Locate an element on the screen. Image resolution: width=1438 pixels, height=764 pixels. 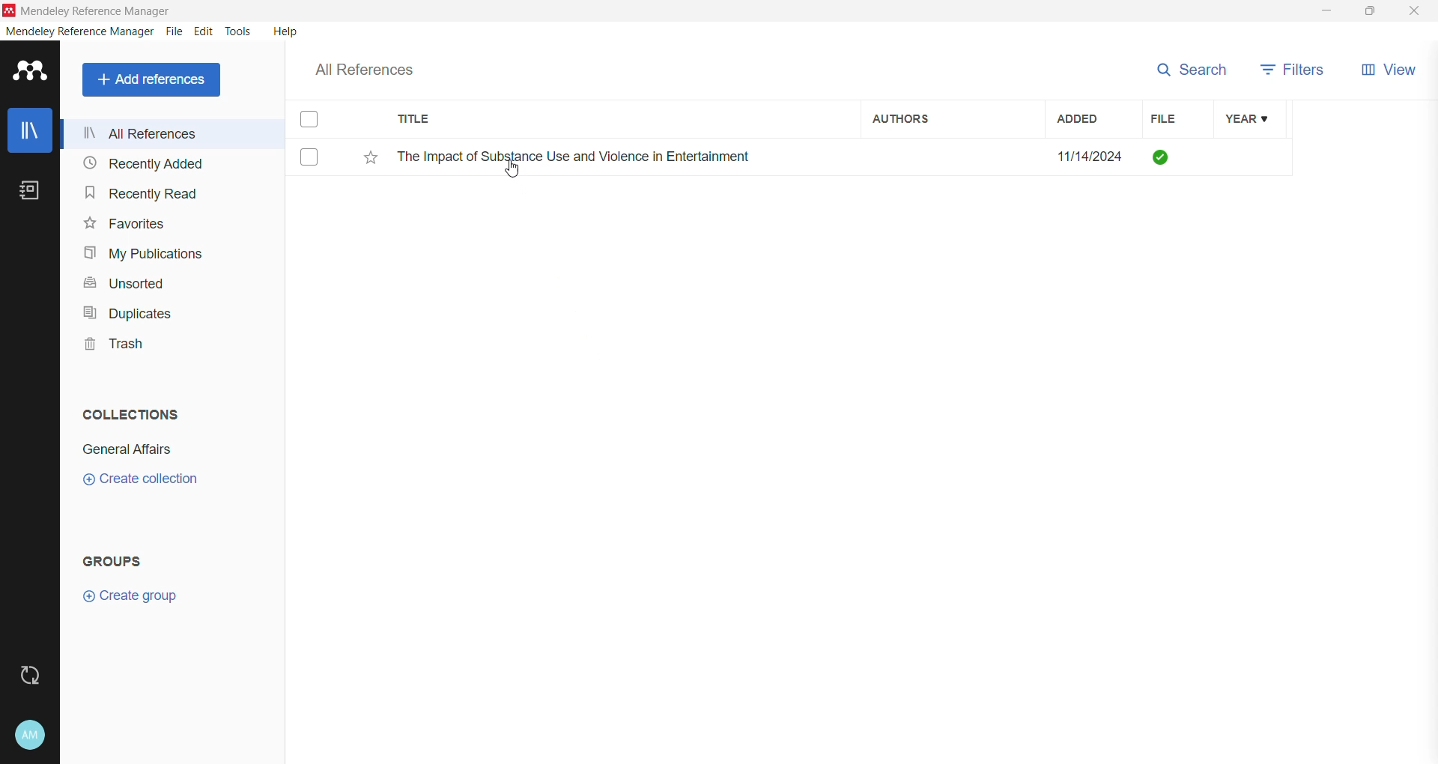
Edit is located at coordinates (204, 31).